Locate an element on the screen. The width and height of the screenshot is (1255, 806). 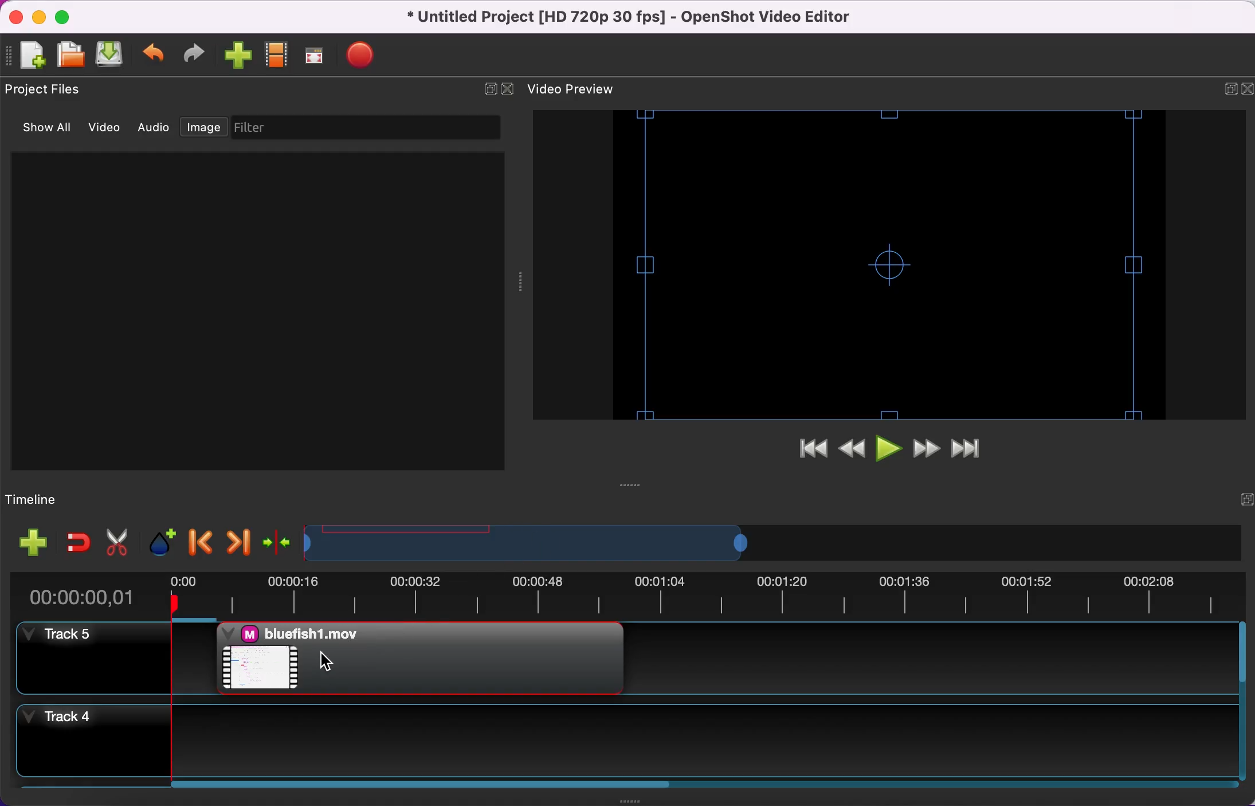
timeline is located at coordinates (539, 540).